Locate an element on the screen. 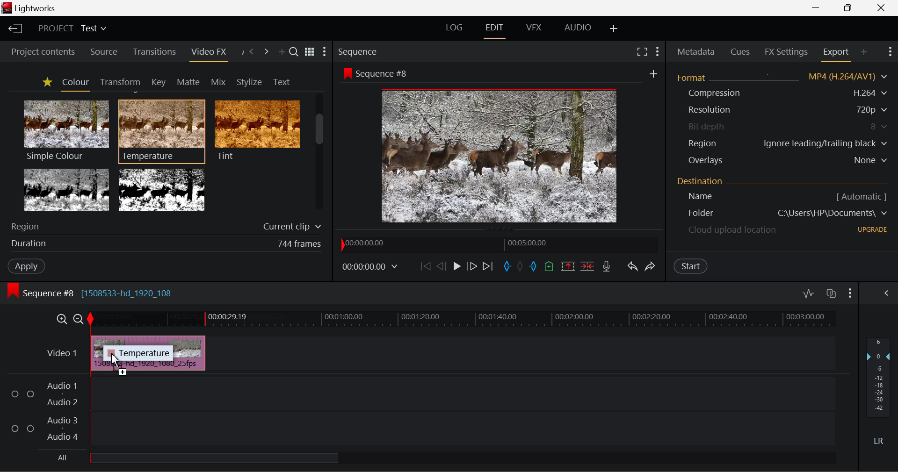  Checkbox is located at coordinates (31, 393).